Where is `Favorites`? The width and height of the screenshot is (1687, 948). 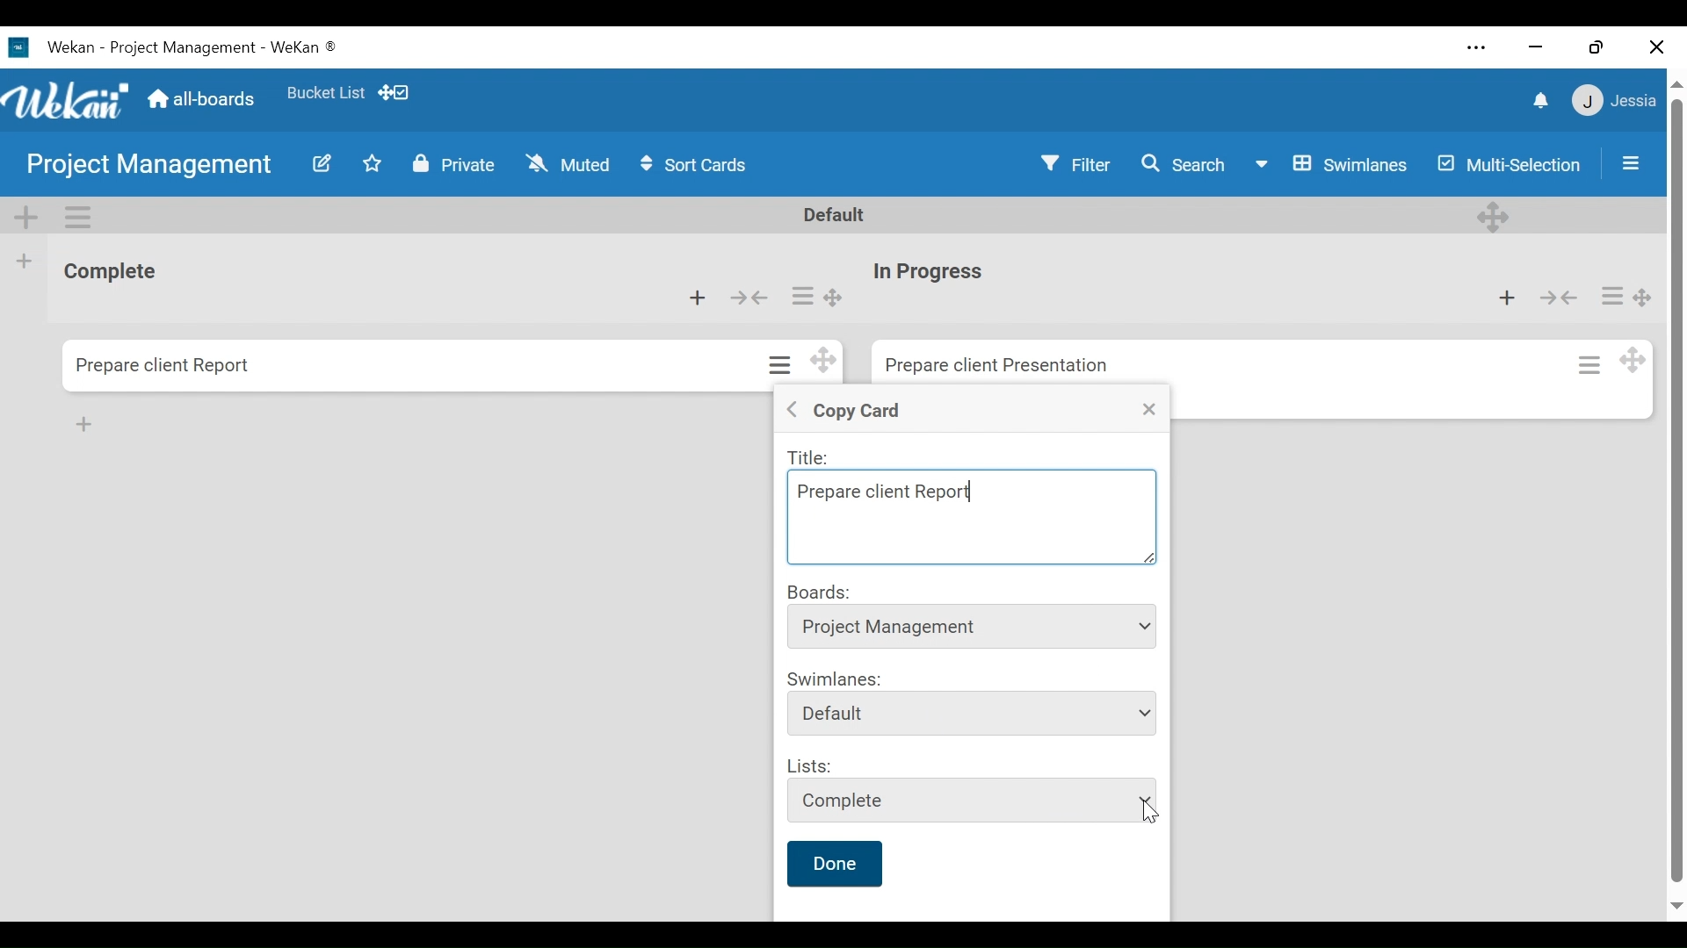 Favorites is located at coordinates (329, 93).